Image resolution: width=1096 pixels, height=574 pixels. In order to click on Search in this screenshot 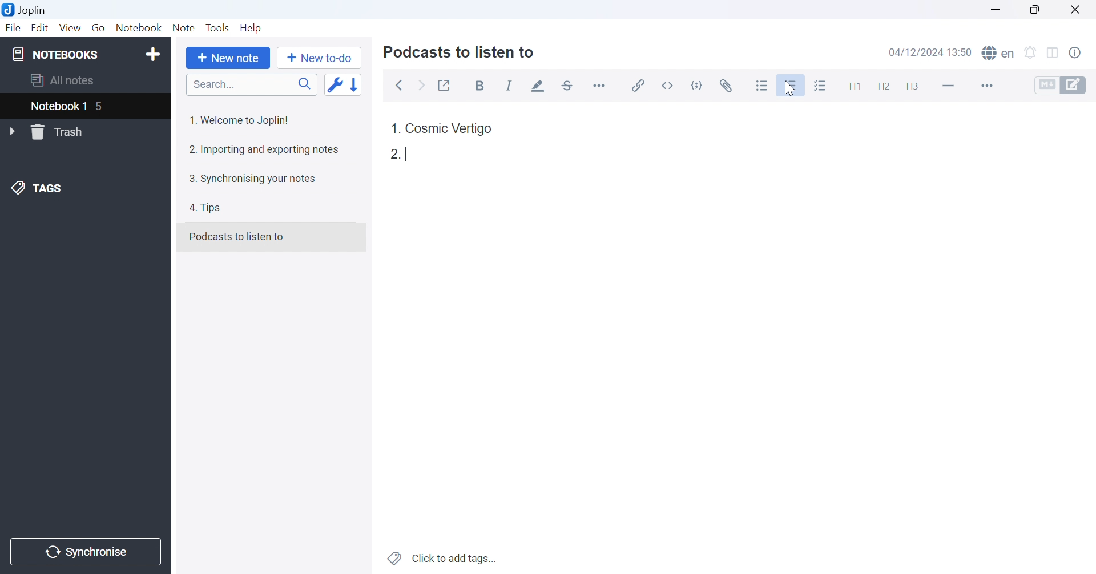, I will do `click(251, 85)`.